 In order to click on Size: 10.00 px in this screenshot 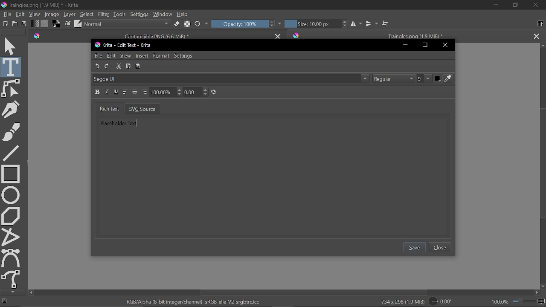, I will do `click(311, 24)`.